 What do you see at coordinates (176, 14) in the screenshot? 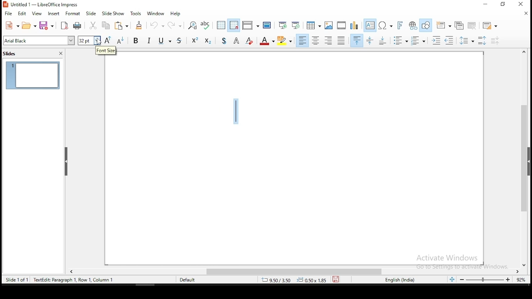
I see `help` at bounding box center [176, 14].